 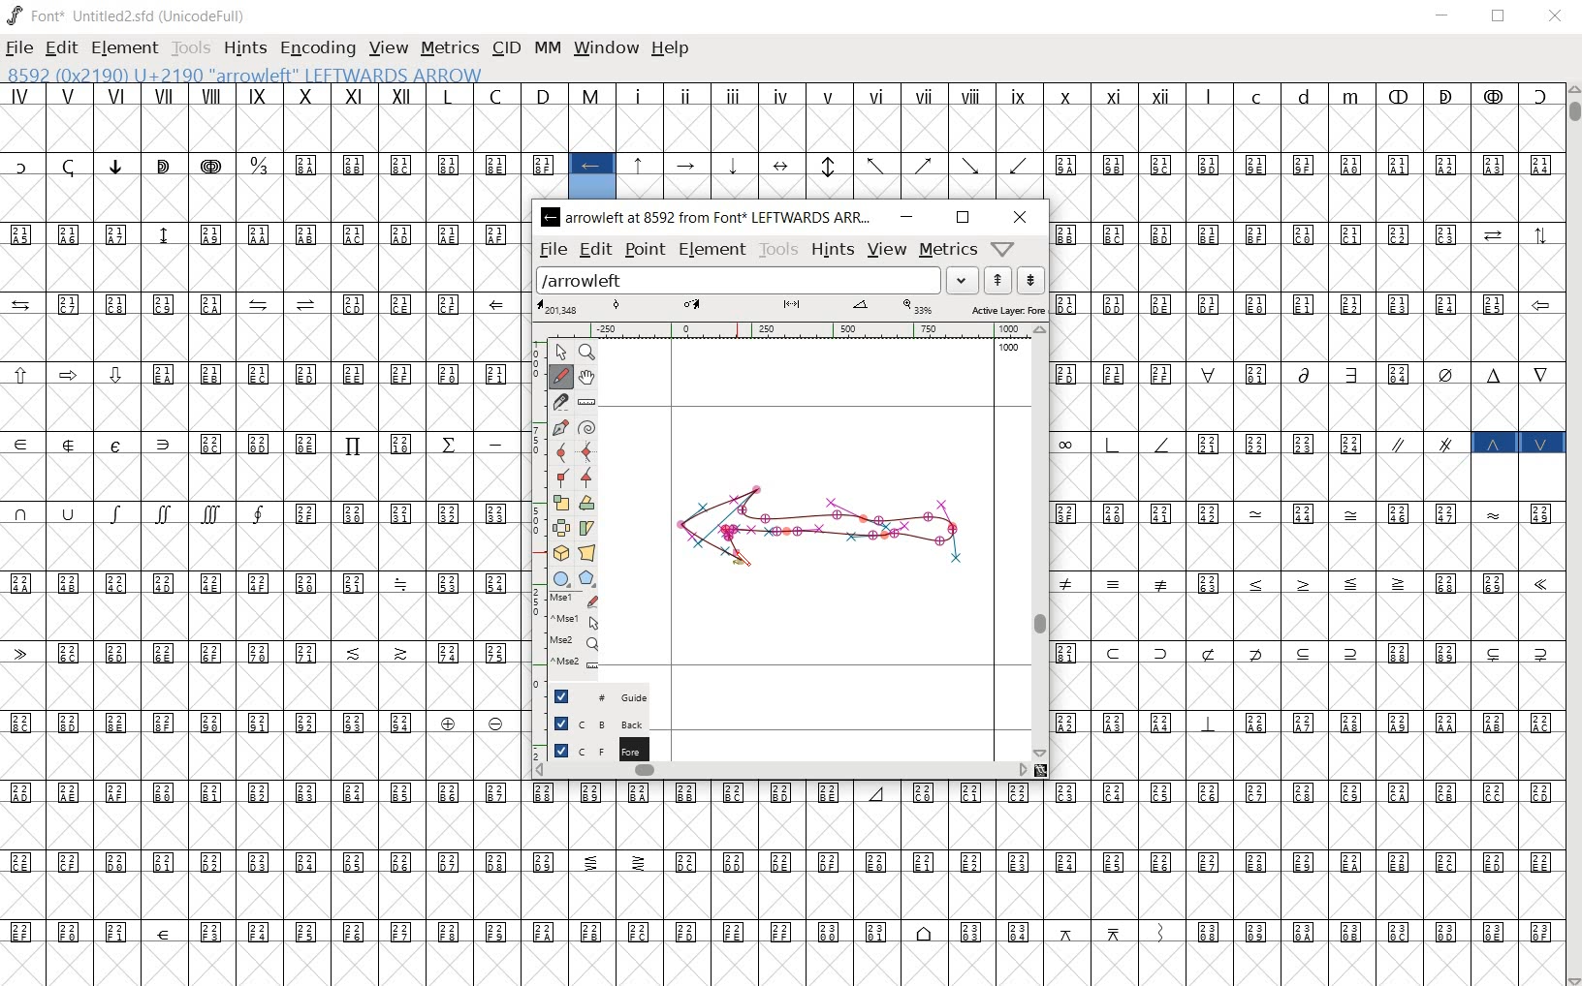 What do you see at coordinates (608, 48) in the screenshot?
I see `window` at bounding box center [608, 48].